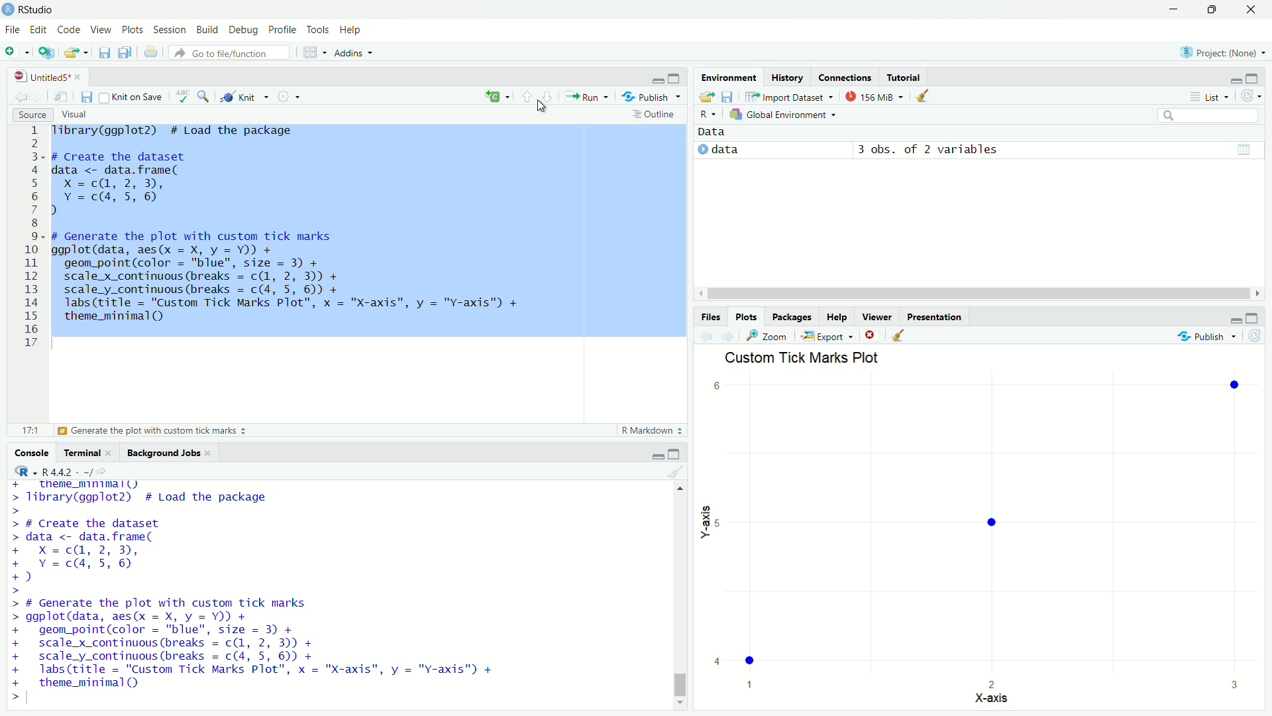 The height and width of the screenshot is (716, 1272). I want to click on debug, so click(244, 30).